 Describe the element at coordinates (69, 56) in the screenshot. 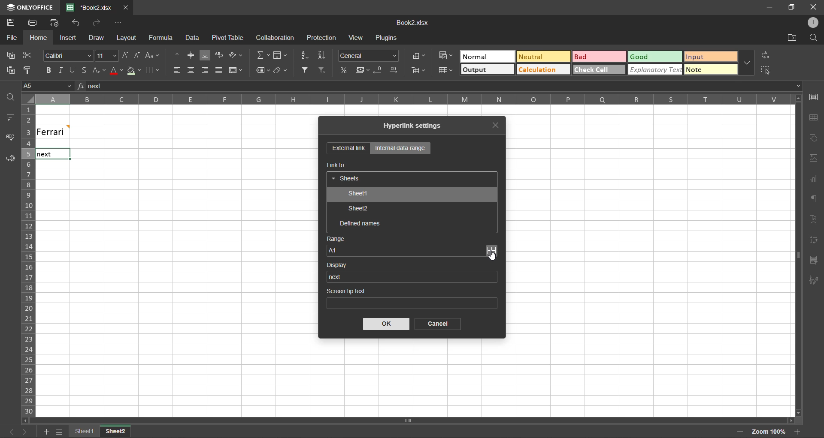

I see `font style` at that location.